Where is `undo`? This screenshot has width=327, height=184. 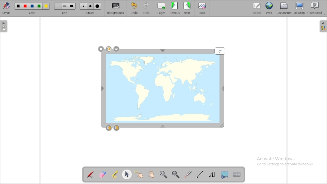 undo is located at coordinates (135, 8).